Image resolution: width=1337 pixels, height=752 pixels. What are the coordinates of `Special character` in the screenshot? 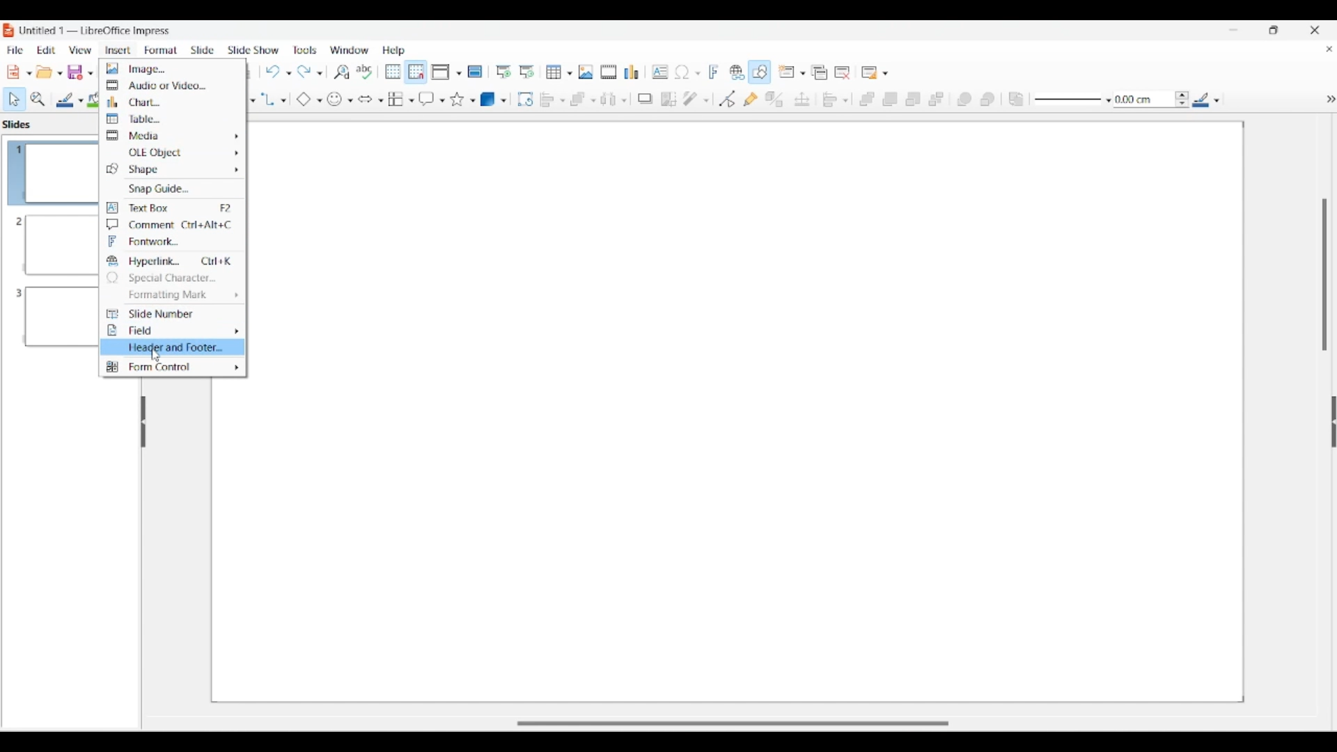 It's located at (173, 278).